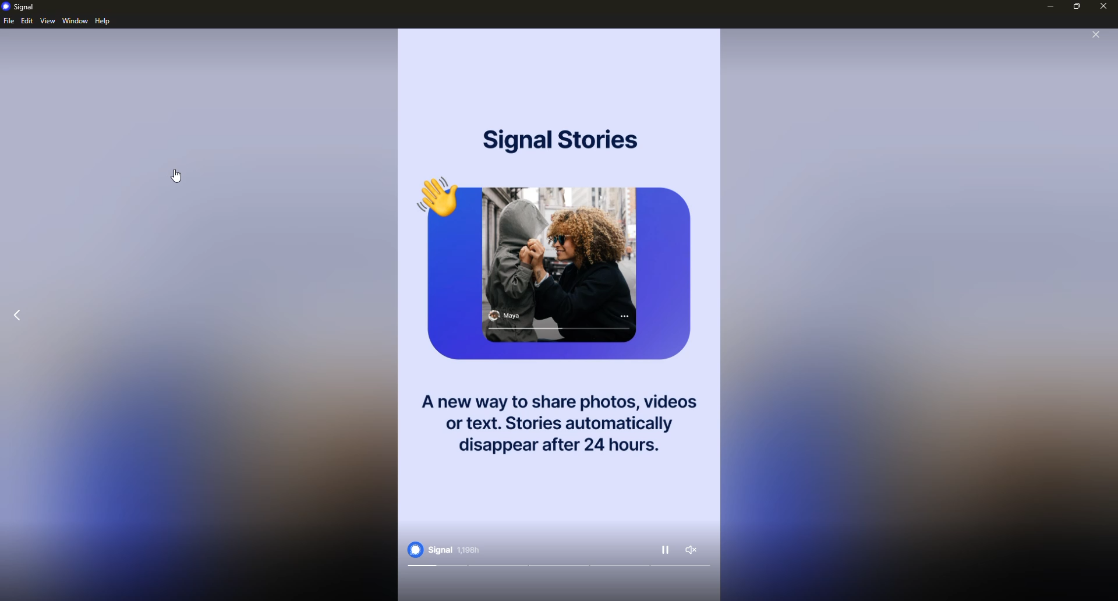 This screenshot has width=1118, height=601. Describe the element at coordinates (564, 271) in the screenshot. I see `story` at that location.